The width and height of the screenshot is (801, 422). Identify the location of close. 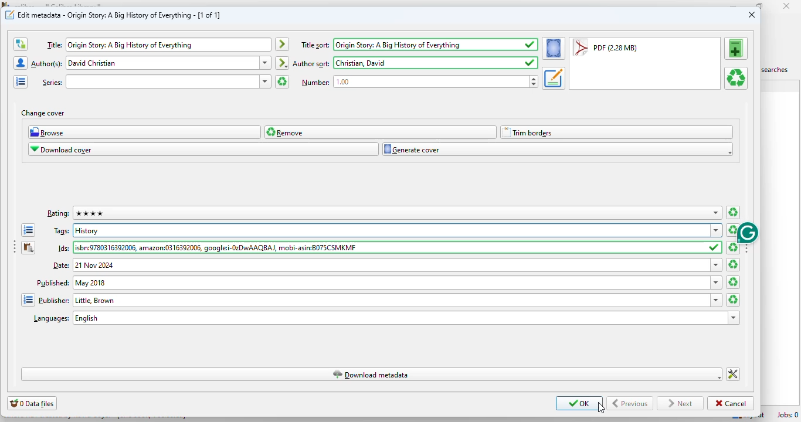
(787, 6).